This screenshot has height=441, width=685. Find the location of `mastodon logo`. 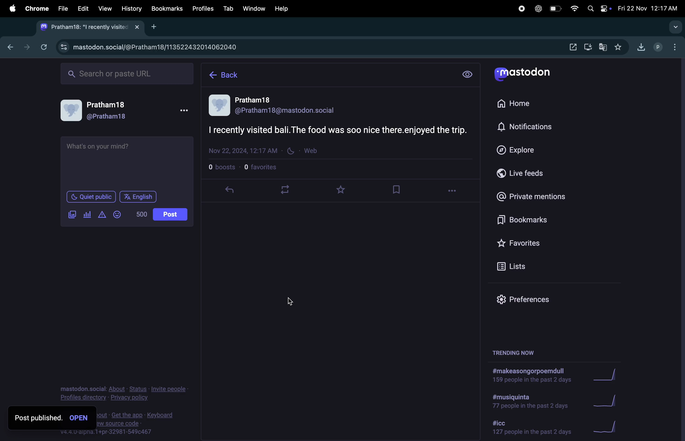

mastodon logo is located at coordinates (530, 73).